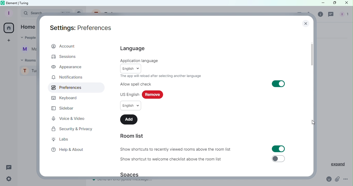 The width and height of the screenshot is (353, 186). Describe the element at coordinates (9, 180) in the screenshot. I see `Quick settings` at that location.